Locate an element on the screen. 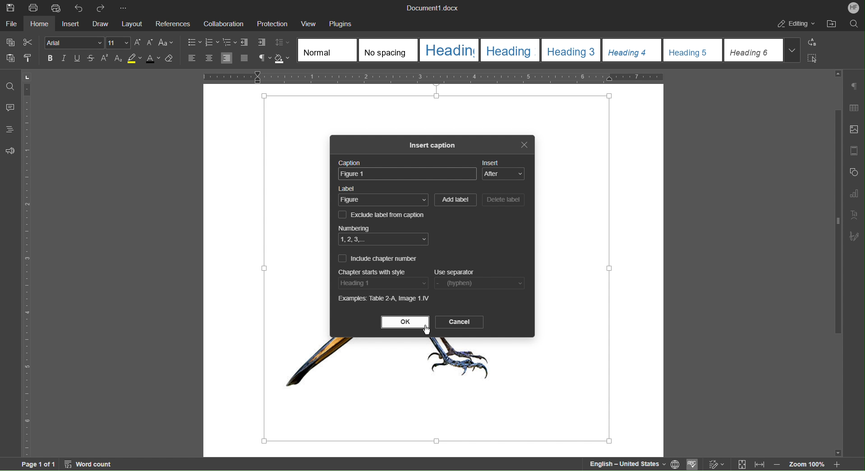  Quick Print is located at coordinates (55, 7).